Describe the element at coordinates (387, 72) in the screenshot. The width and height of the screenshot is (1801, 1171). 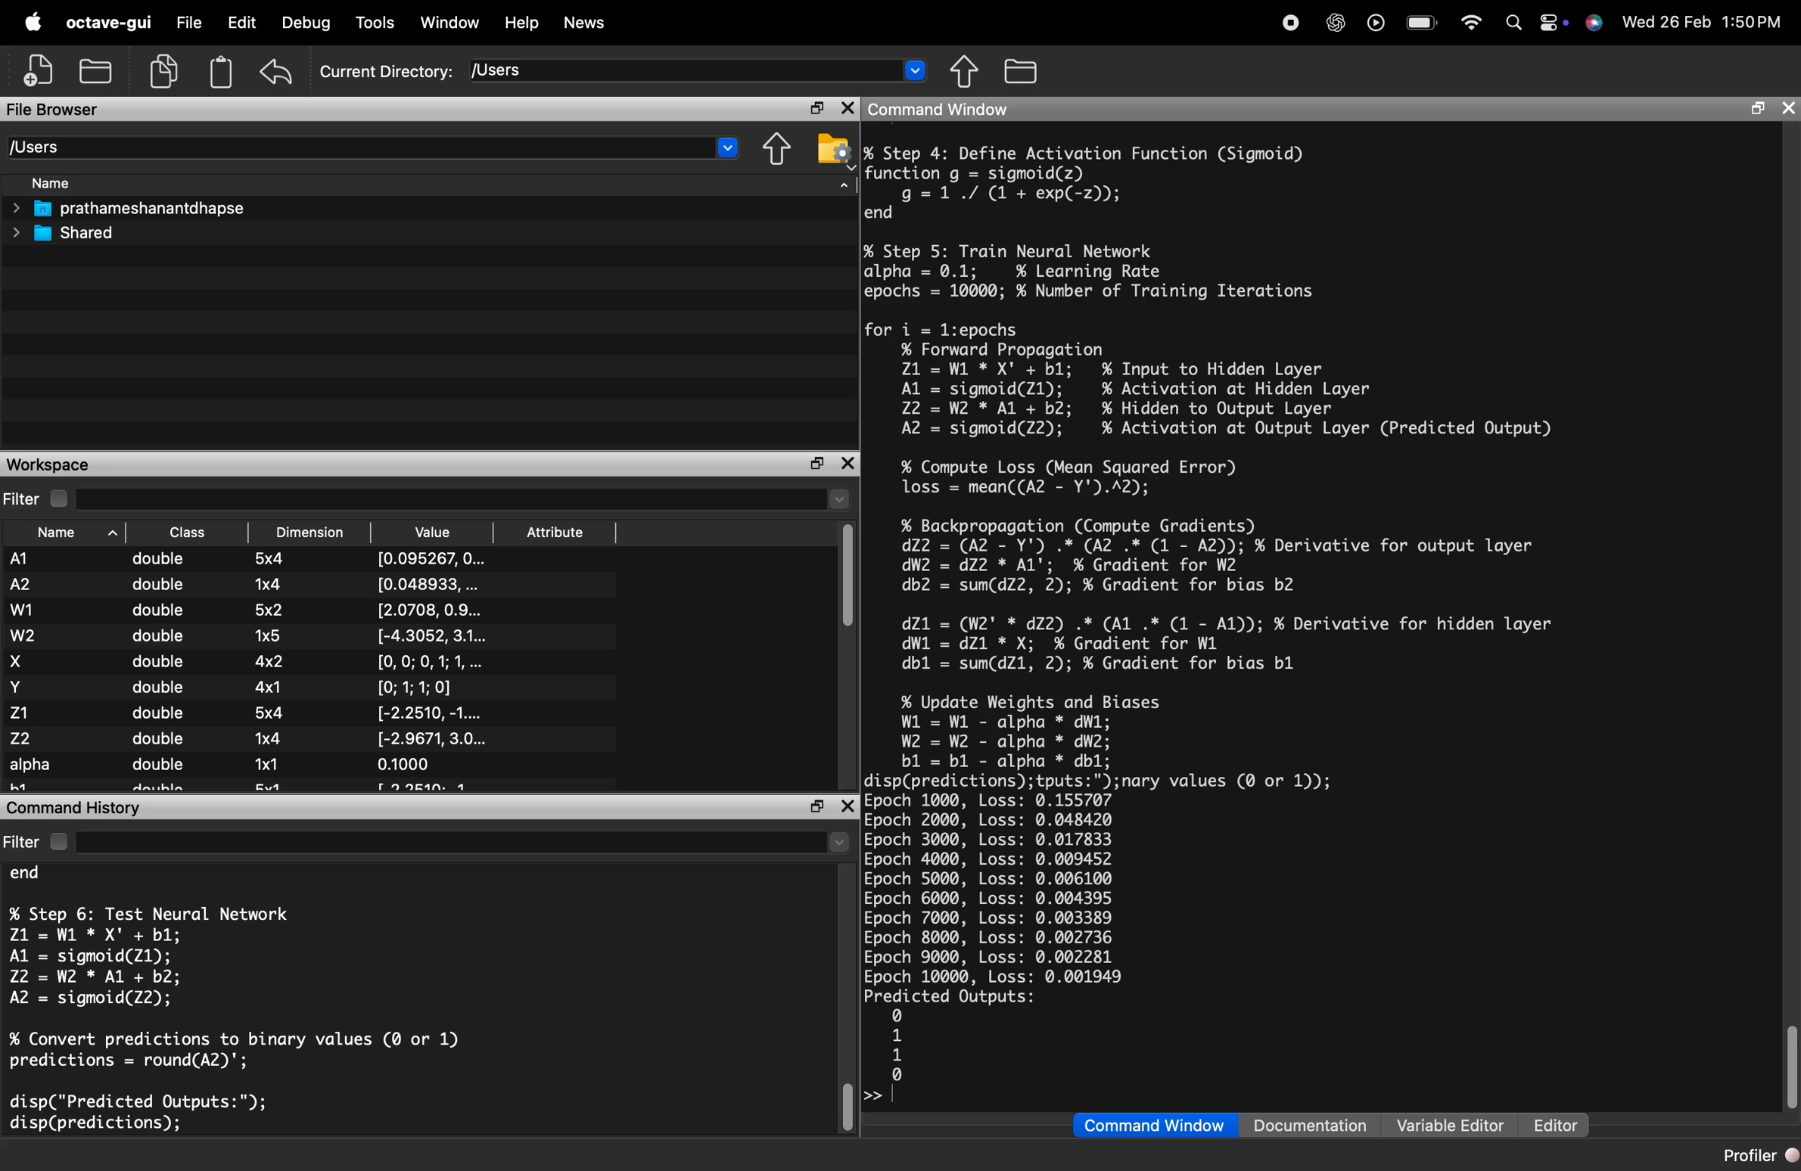
I see `Current Directory:` at that location.